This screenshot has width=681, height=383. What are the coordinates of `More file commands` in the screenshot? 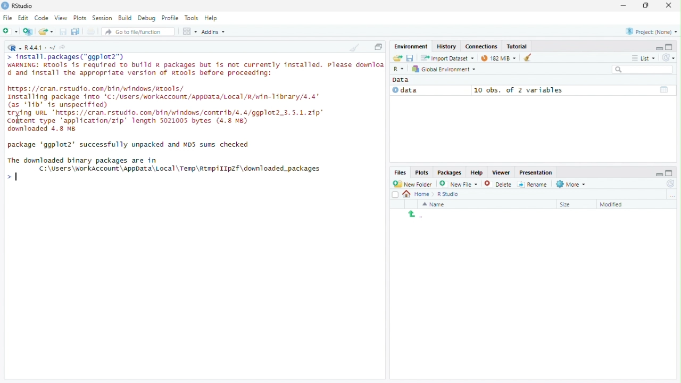 It's located at (571, 184).